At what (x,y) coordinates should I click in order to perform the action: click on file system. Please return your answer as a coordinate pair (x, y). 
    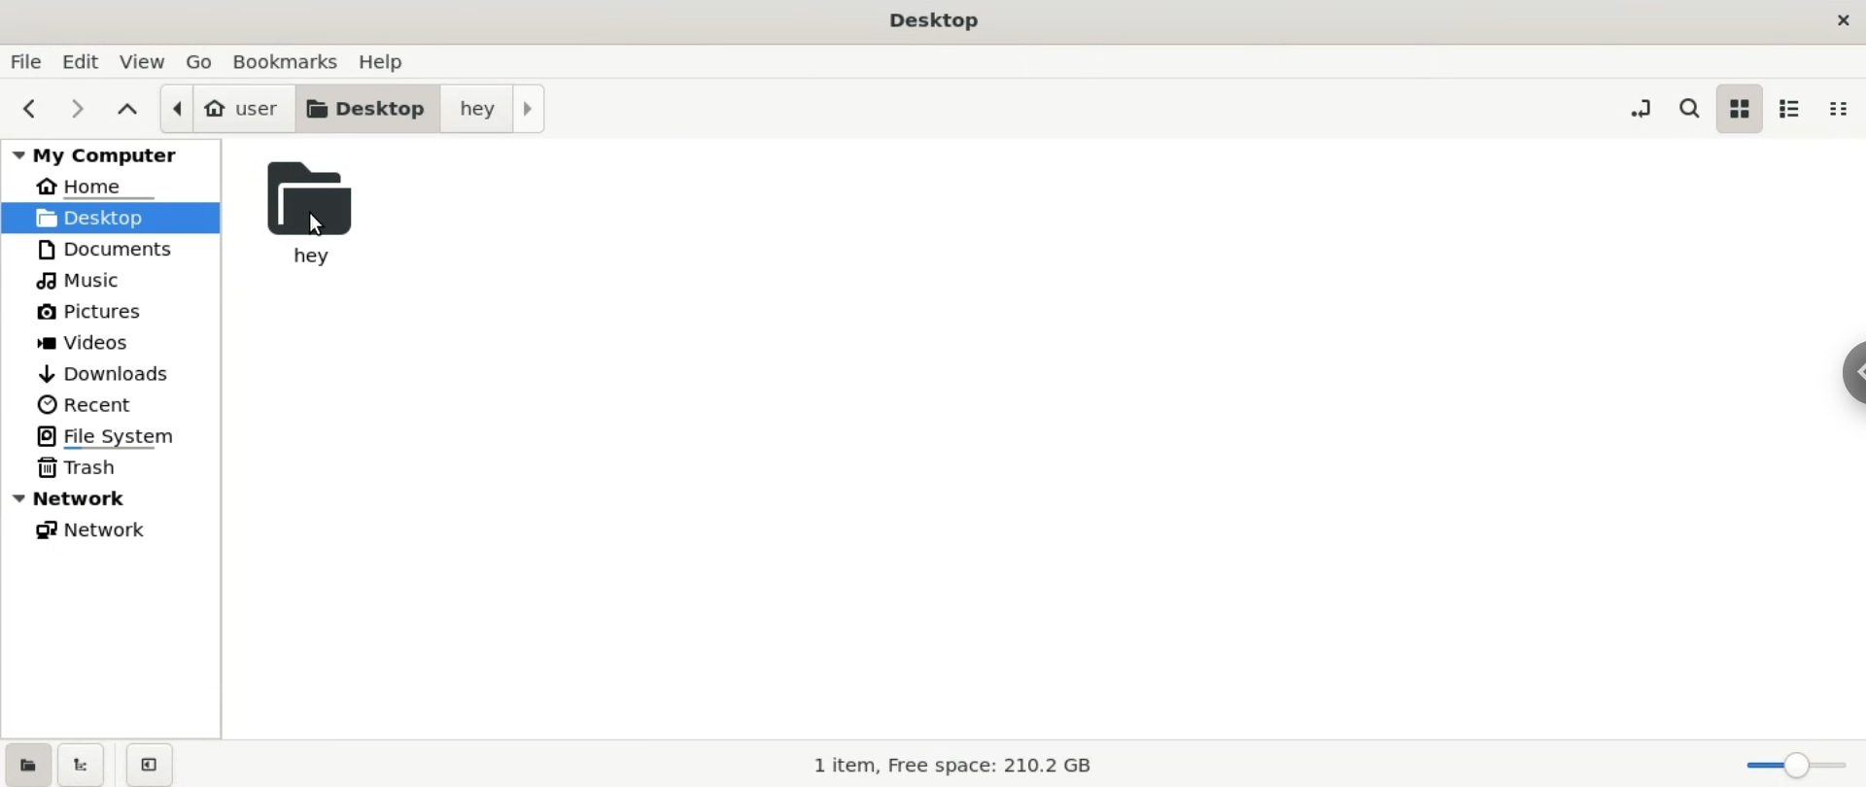
    Looking at the image, I should click on (111, 437).